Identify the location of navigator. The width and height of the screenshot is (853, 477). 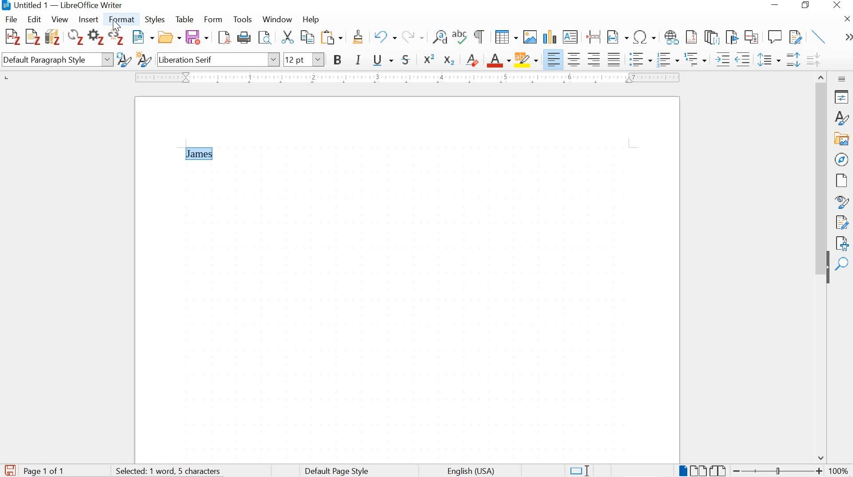
(841, 159).